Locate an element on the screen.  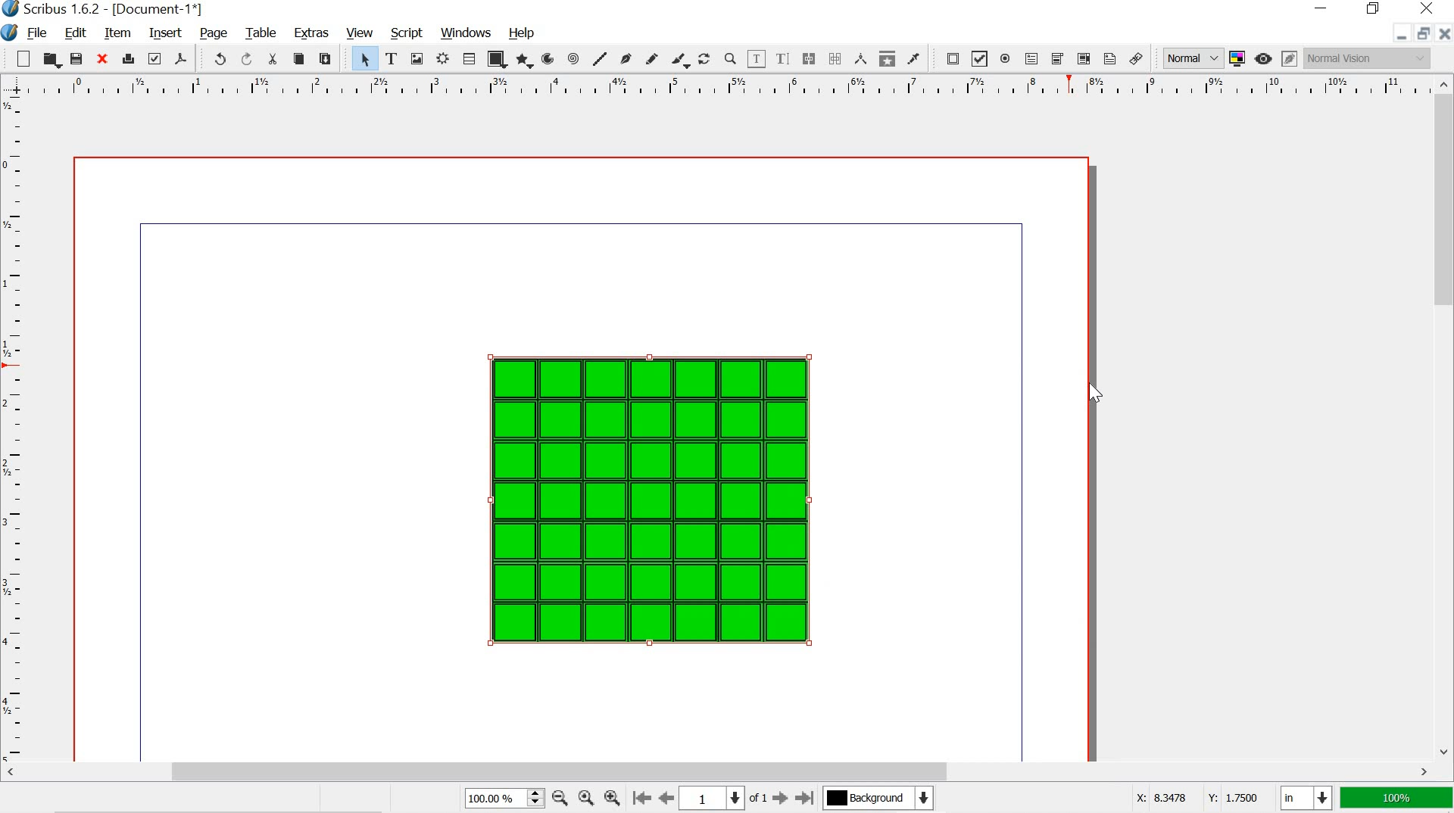
save is located at coordinates (76, 58).